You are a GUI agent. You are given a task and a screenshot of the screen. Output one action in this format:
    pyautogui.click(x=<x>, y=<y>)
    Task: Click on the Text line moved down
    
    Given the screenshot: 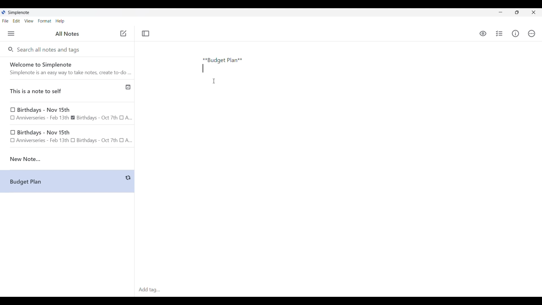 What is the action you would take?
    pyautogui.click(x=203, y=68)
    